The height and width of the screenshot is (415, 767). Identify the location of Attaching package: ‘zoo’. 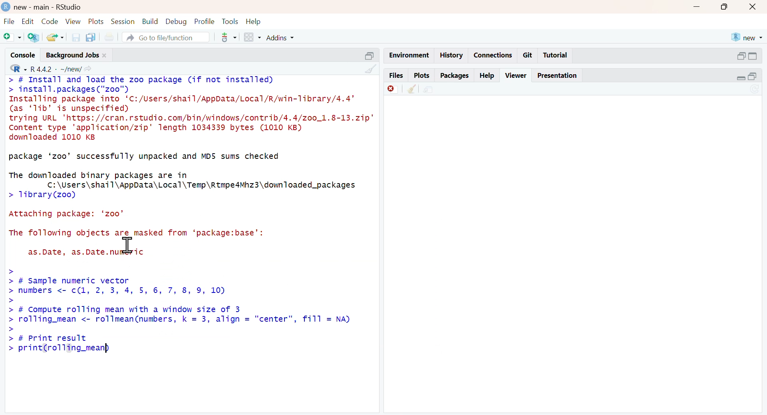
(66, 214).